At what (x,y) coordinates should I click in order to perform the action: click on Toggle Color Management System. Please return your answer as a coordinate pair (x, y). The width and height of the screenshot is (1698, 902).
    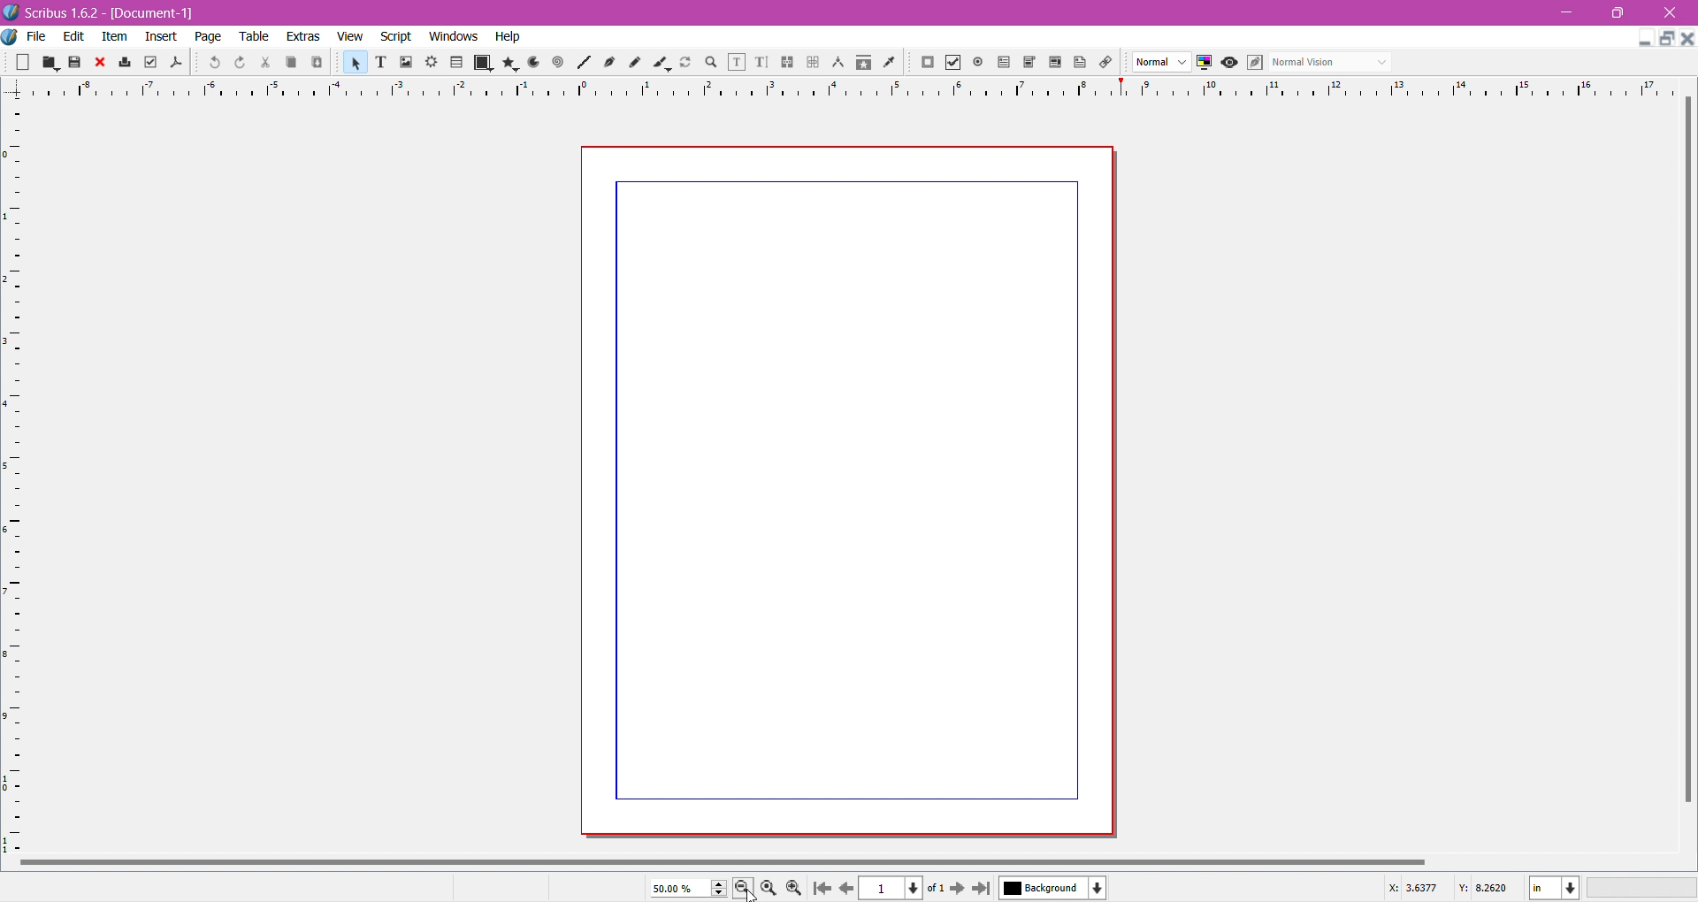
    Looking at the image, I should click on (1204, 62).